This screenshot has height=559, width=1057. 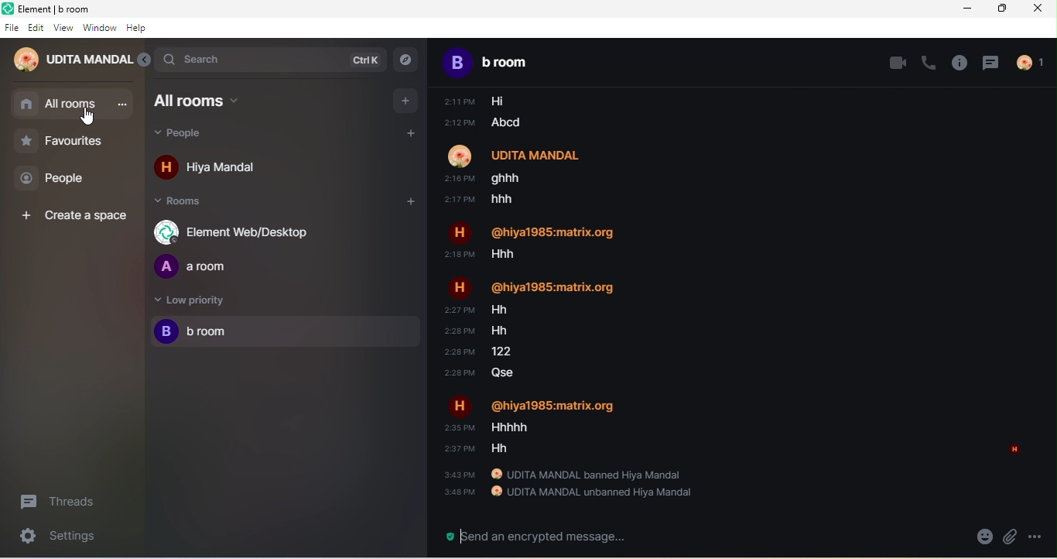 I want to click on help, so click(x=139, y=29).